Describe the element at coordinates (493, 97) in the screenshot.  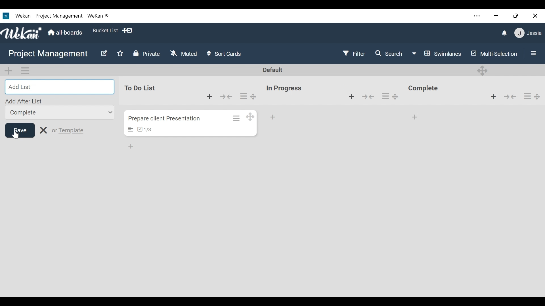
I see `Add card to the top of the list` at that location.